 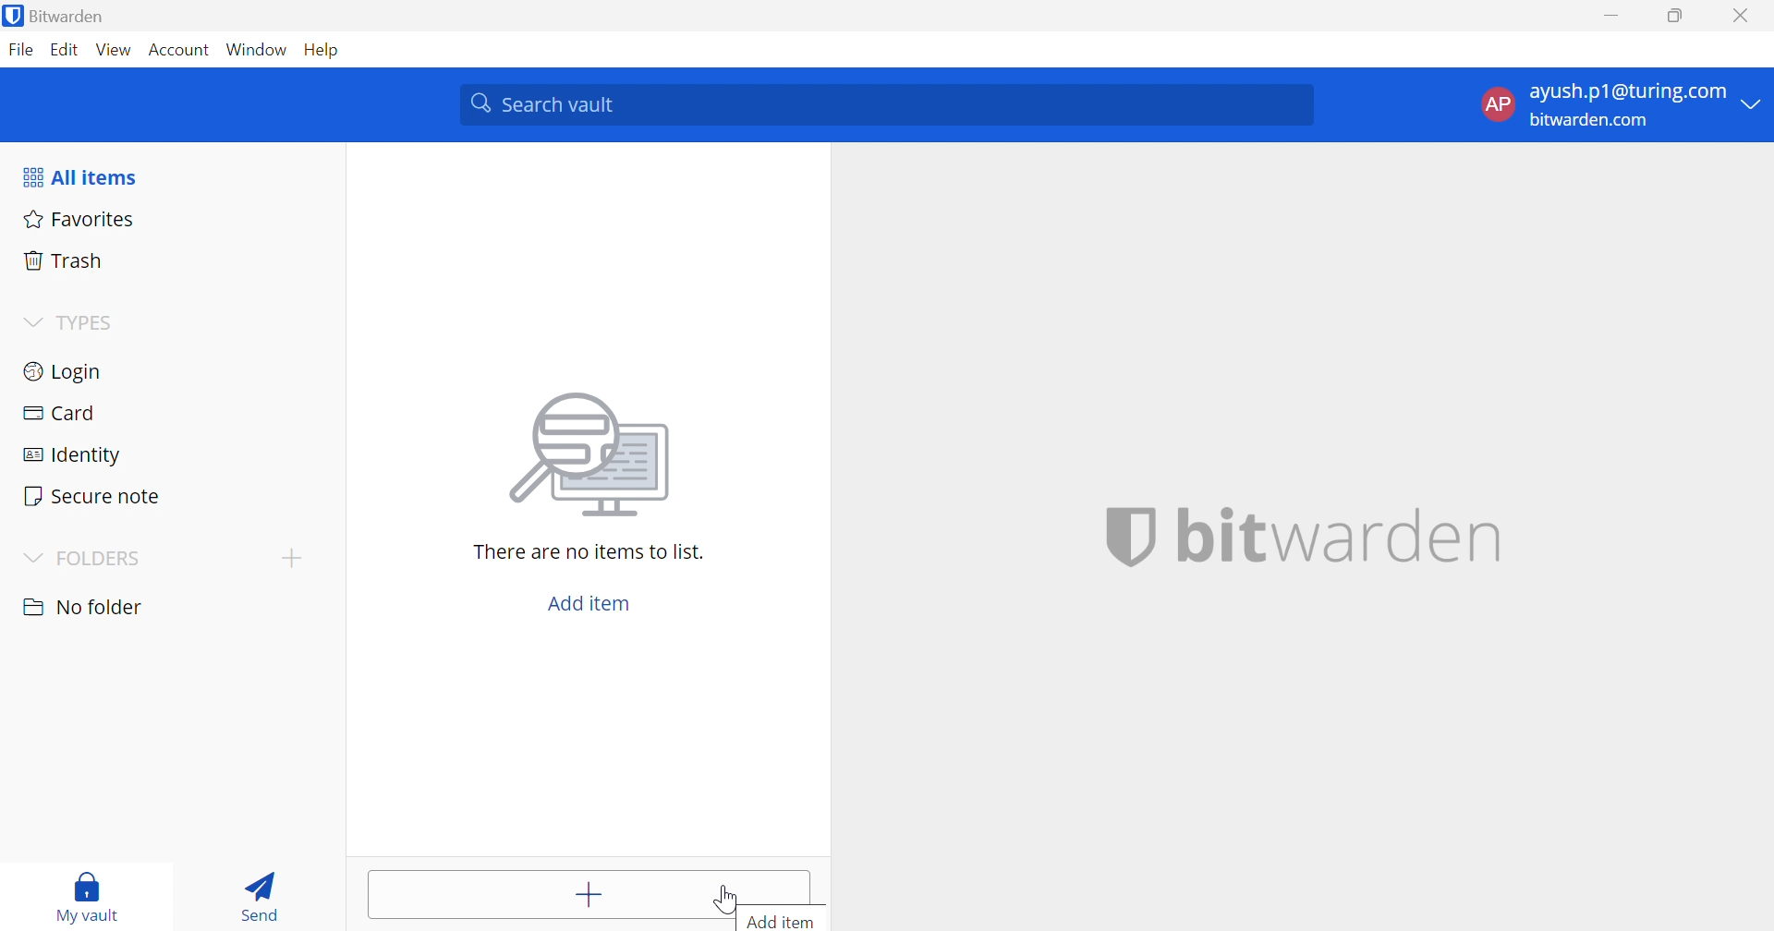 What do you see at coordinates (326, 49) in the screenshot?
I see `Help` at bounding box center [326, 49].